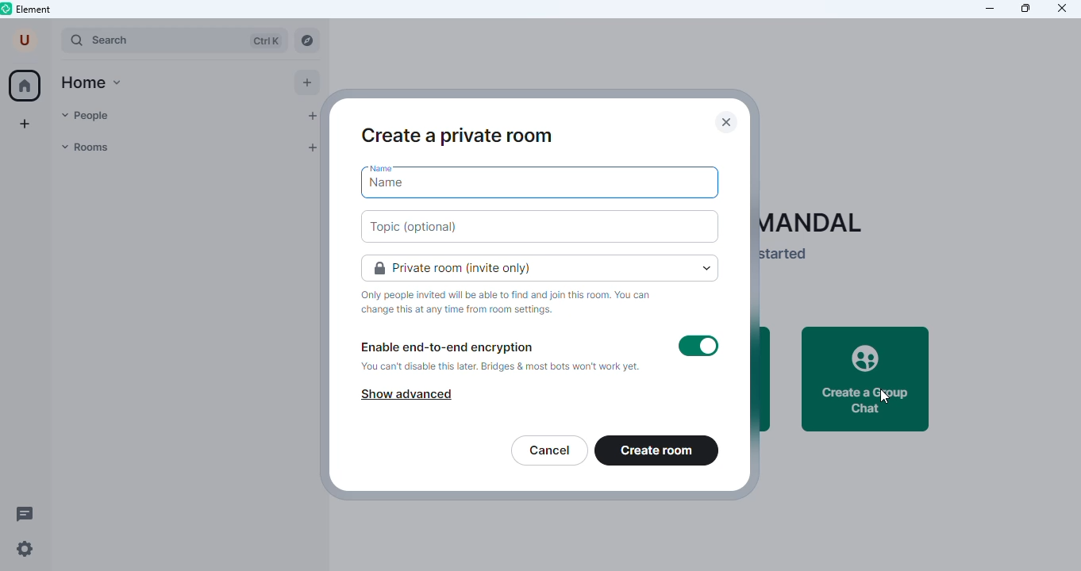 The image size is (1081, 571). What do you see at coordinates (542, 183) in the screenshot?
I see `name` at bounding box center [542, 183].